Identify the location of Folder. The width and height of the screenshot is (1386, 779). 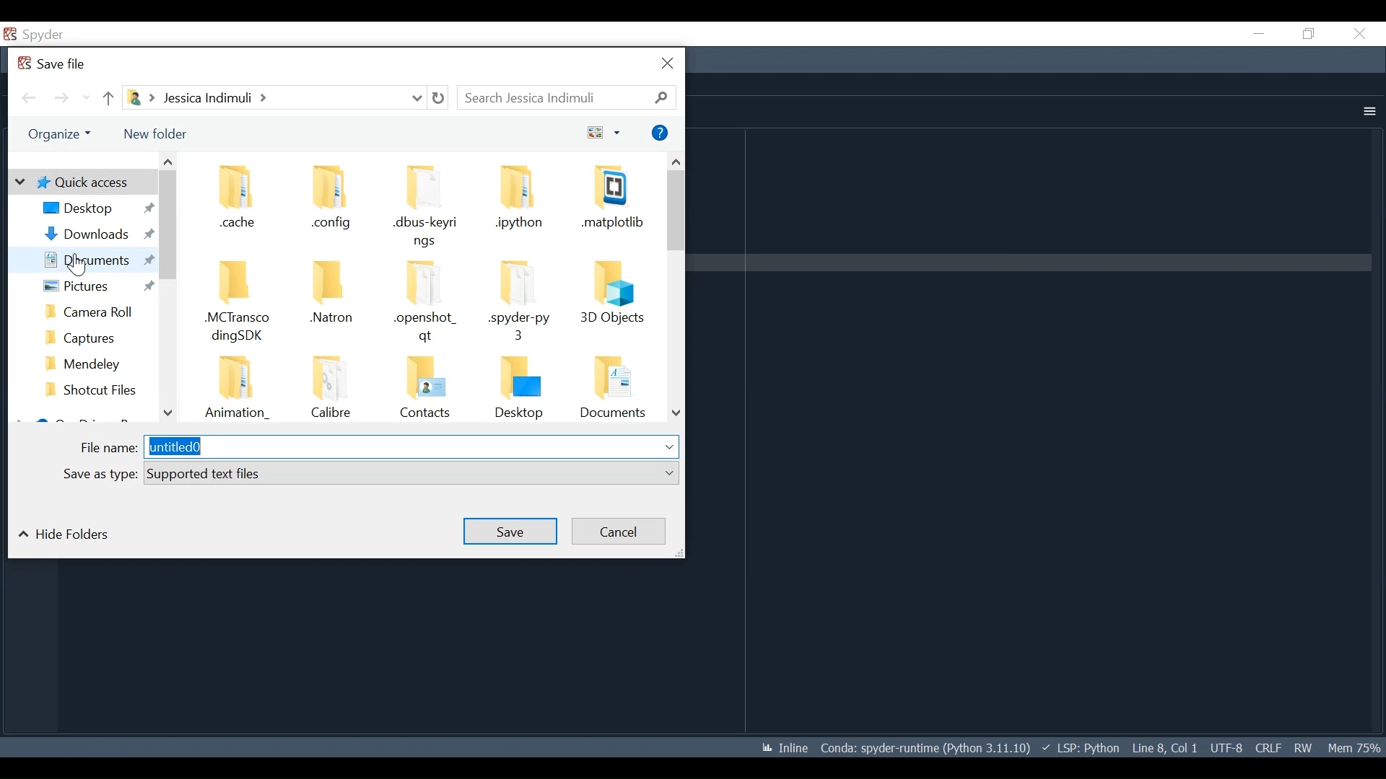
(328, 303).